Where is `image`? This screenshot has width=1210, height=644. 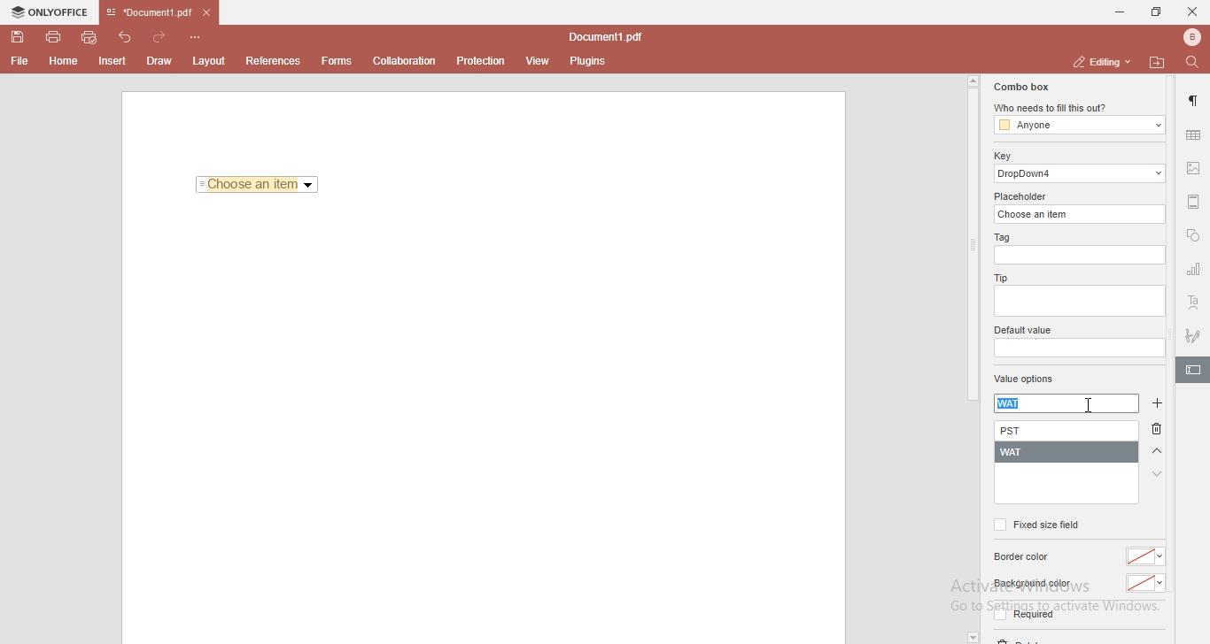
image is located at coordinates (1195, 170).